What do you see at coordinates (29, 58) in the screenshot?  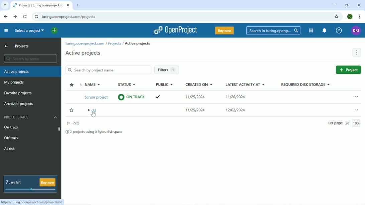 I see `Search by name` at bounding box center [29, 58].